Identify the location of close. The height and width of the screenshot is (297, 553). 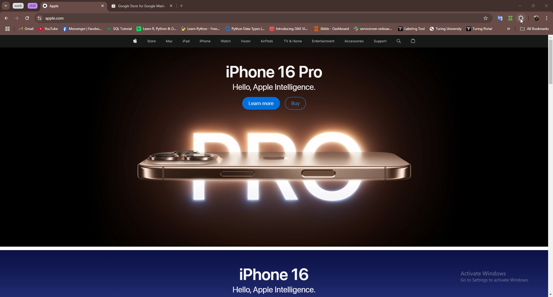
(546, 6).